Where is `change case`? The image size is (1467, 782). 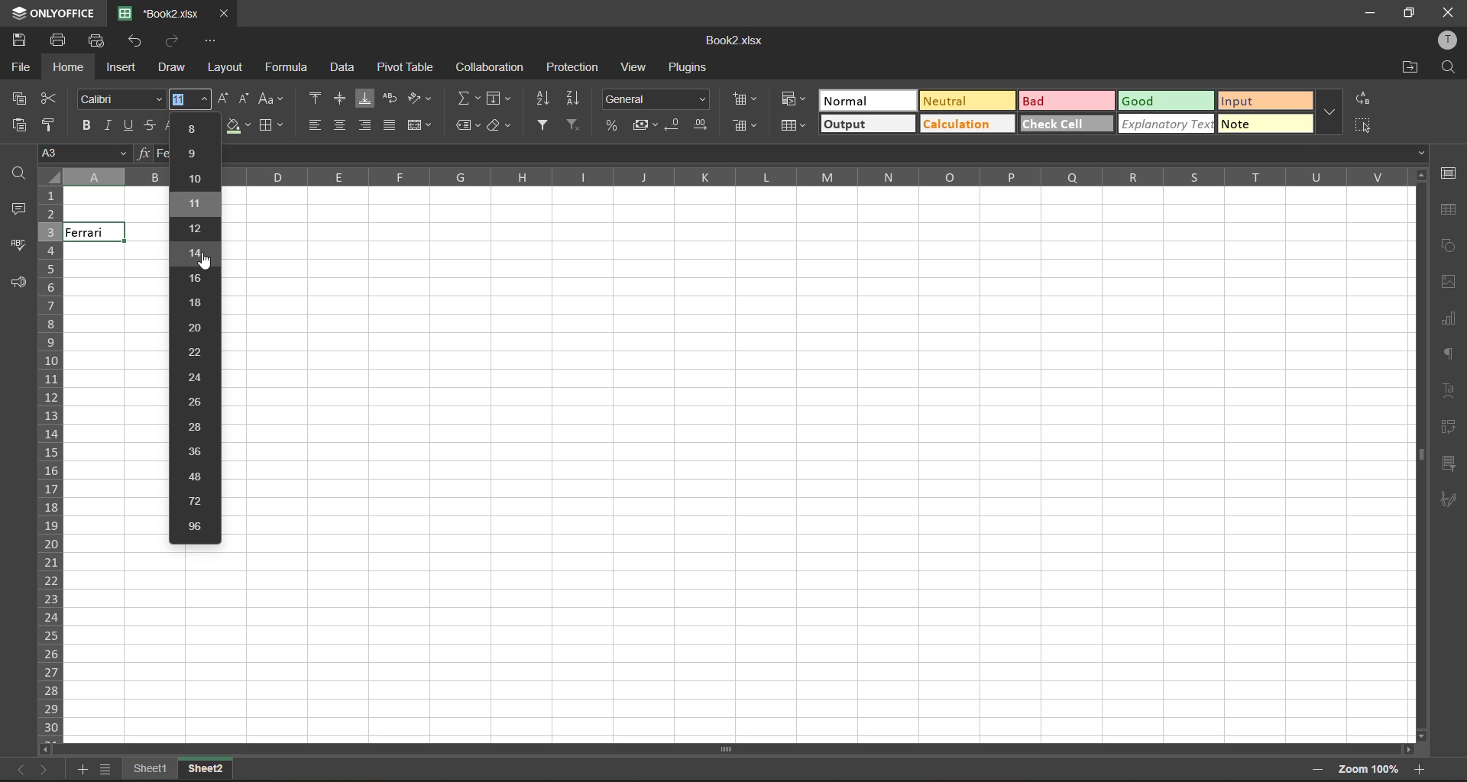 change case is located at coordinates (273, 97).